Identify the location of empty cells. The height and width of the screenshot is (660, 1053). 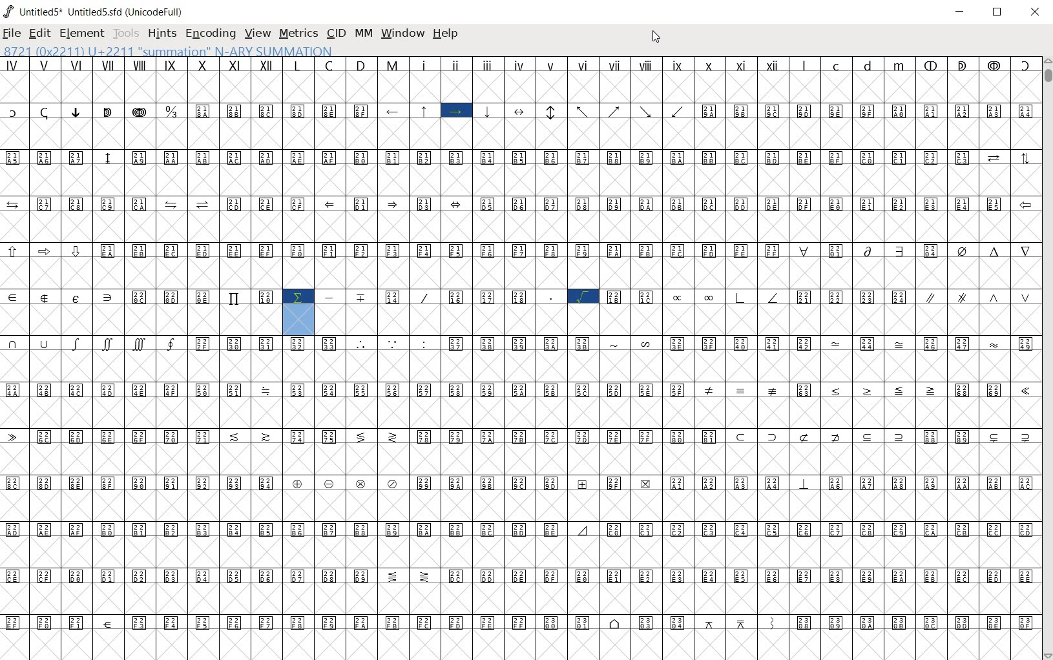
(523, 506).